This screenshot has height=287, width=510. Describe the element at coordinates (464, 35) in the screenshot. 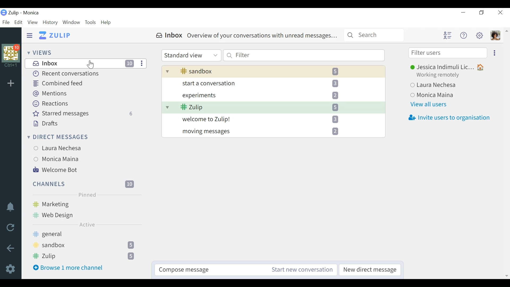

I see `Help menu` at that location.